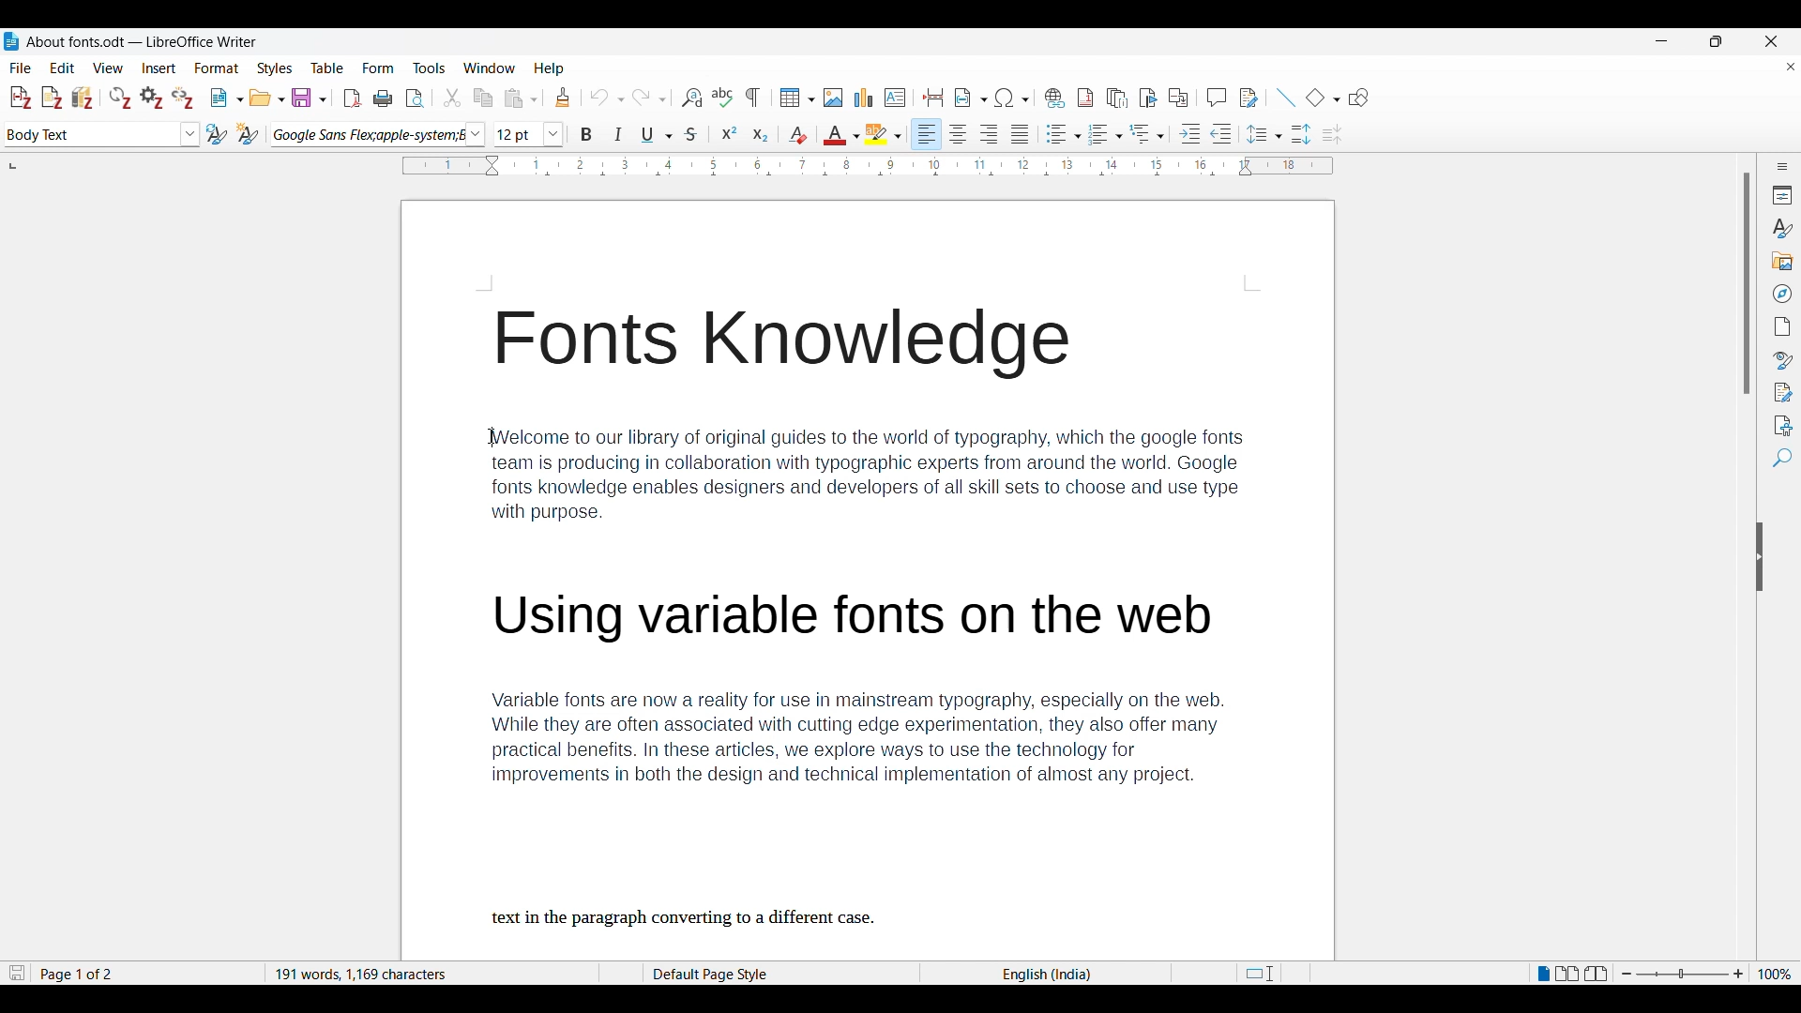 This screenshot has width=1801, height=1013. I want to click on Clone formatting, so click(563, 98).